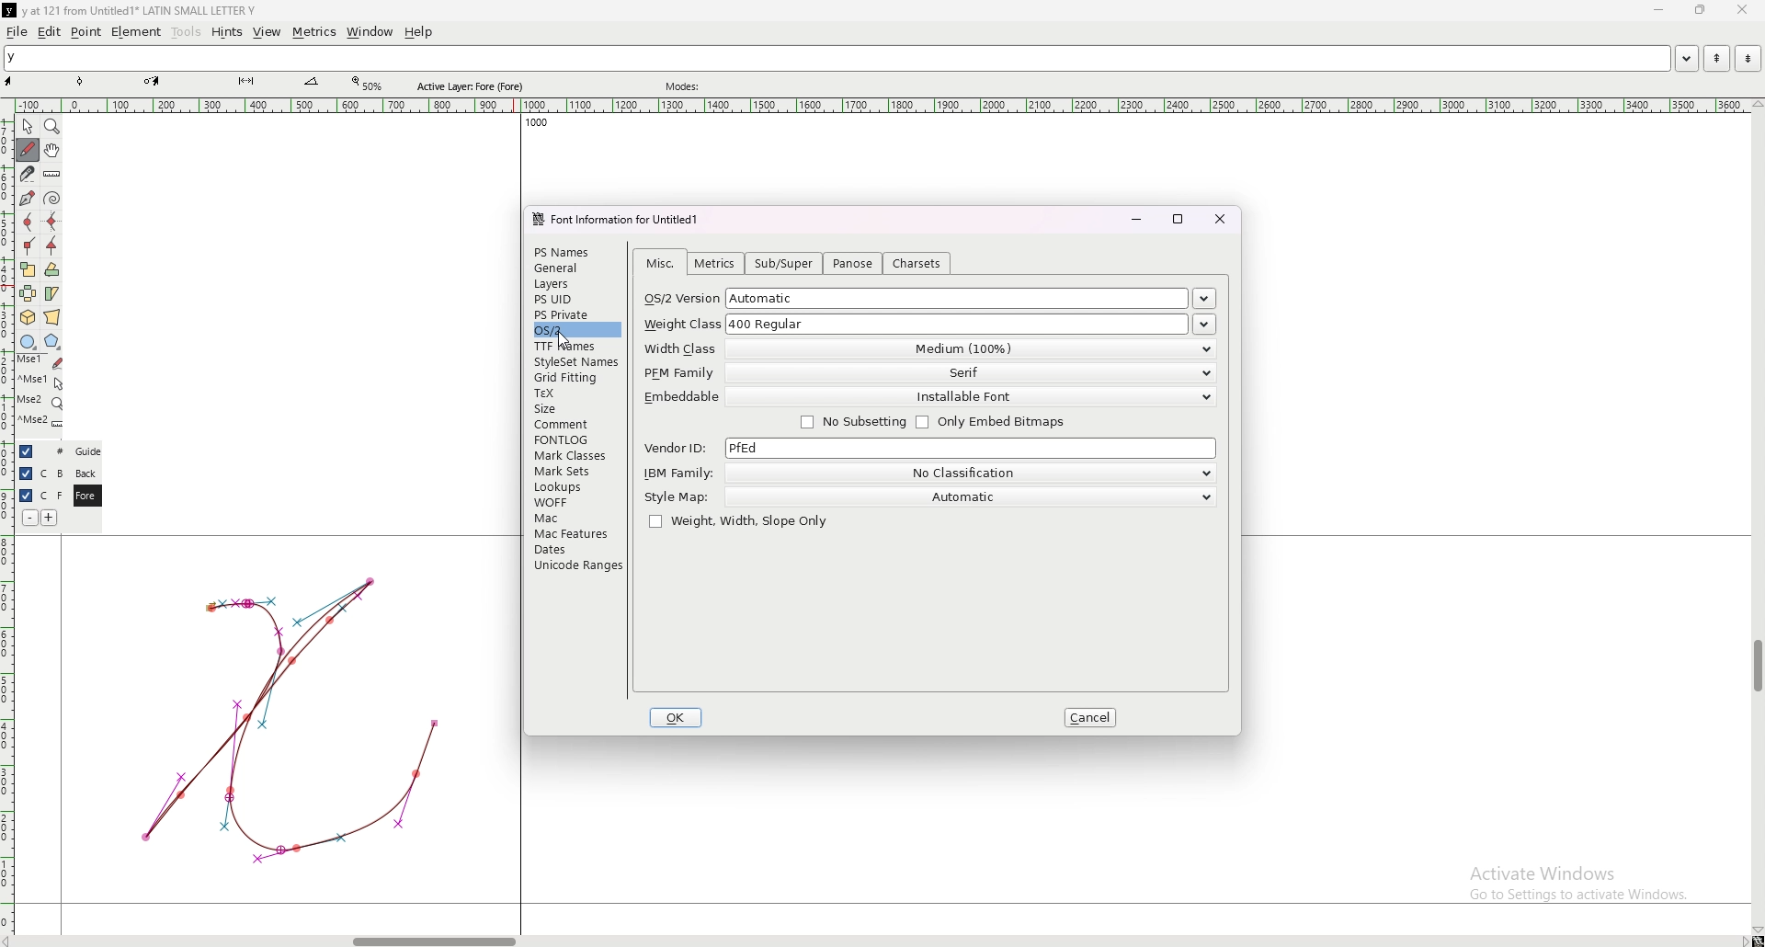 The height and width of the screenshot is (947, 1765). I want to click on scroll bar horizontal, so click(434, 937).